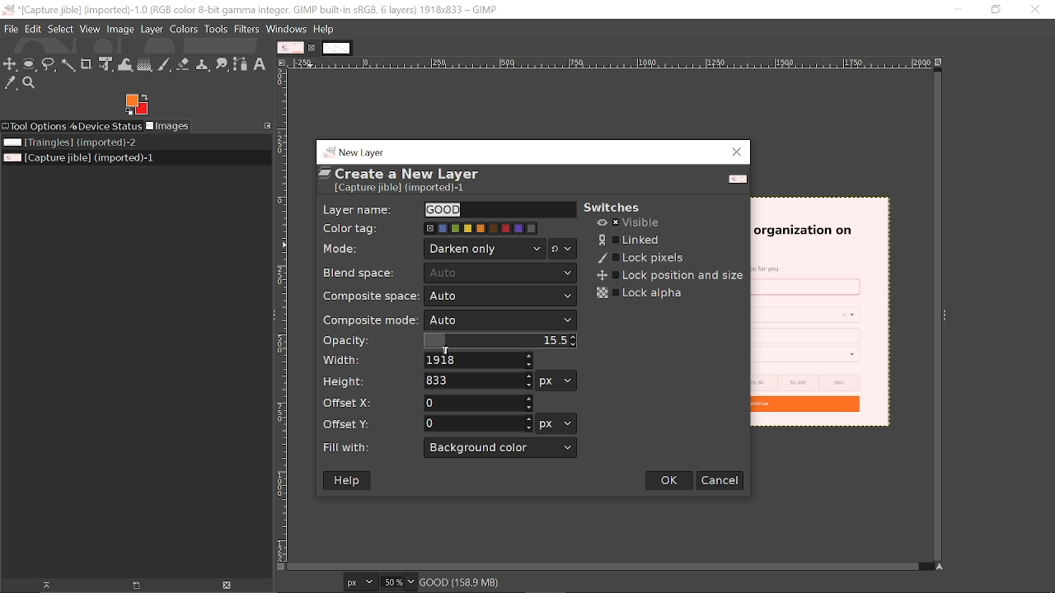  Describe the element at coordinates (631, 240) in the screenshot. I see `Linked` at that location.